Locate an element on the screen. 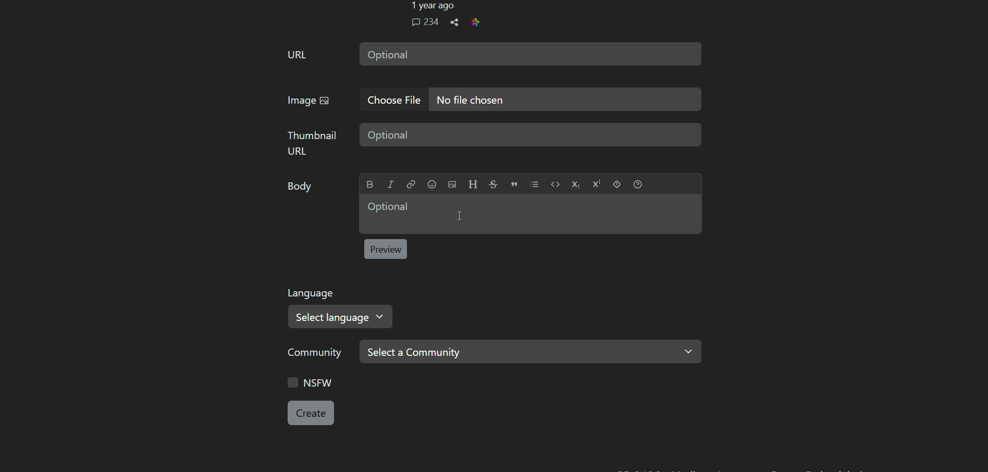 The height and width of the screenshot is (472, 988). List is located at coordinates (535, 184).